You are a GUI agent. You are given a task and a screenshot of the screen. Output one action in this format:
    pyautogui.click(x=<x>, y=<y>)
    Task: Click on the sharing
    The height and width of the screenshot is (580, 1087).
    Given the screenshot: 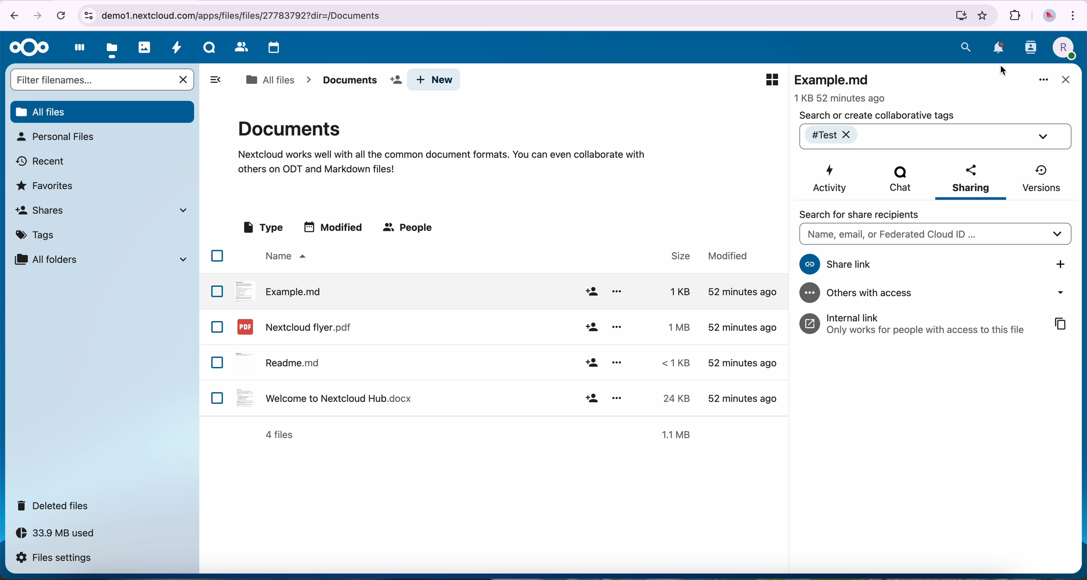 What is the action you would take?
    pyautogui.click(x=971, y=181)
    